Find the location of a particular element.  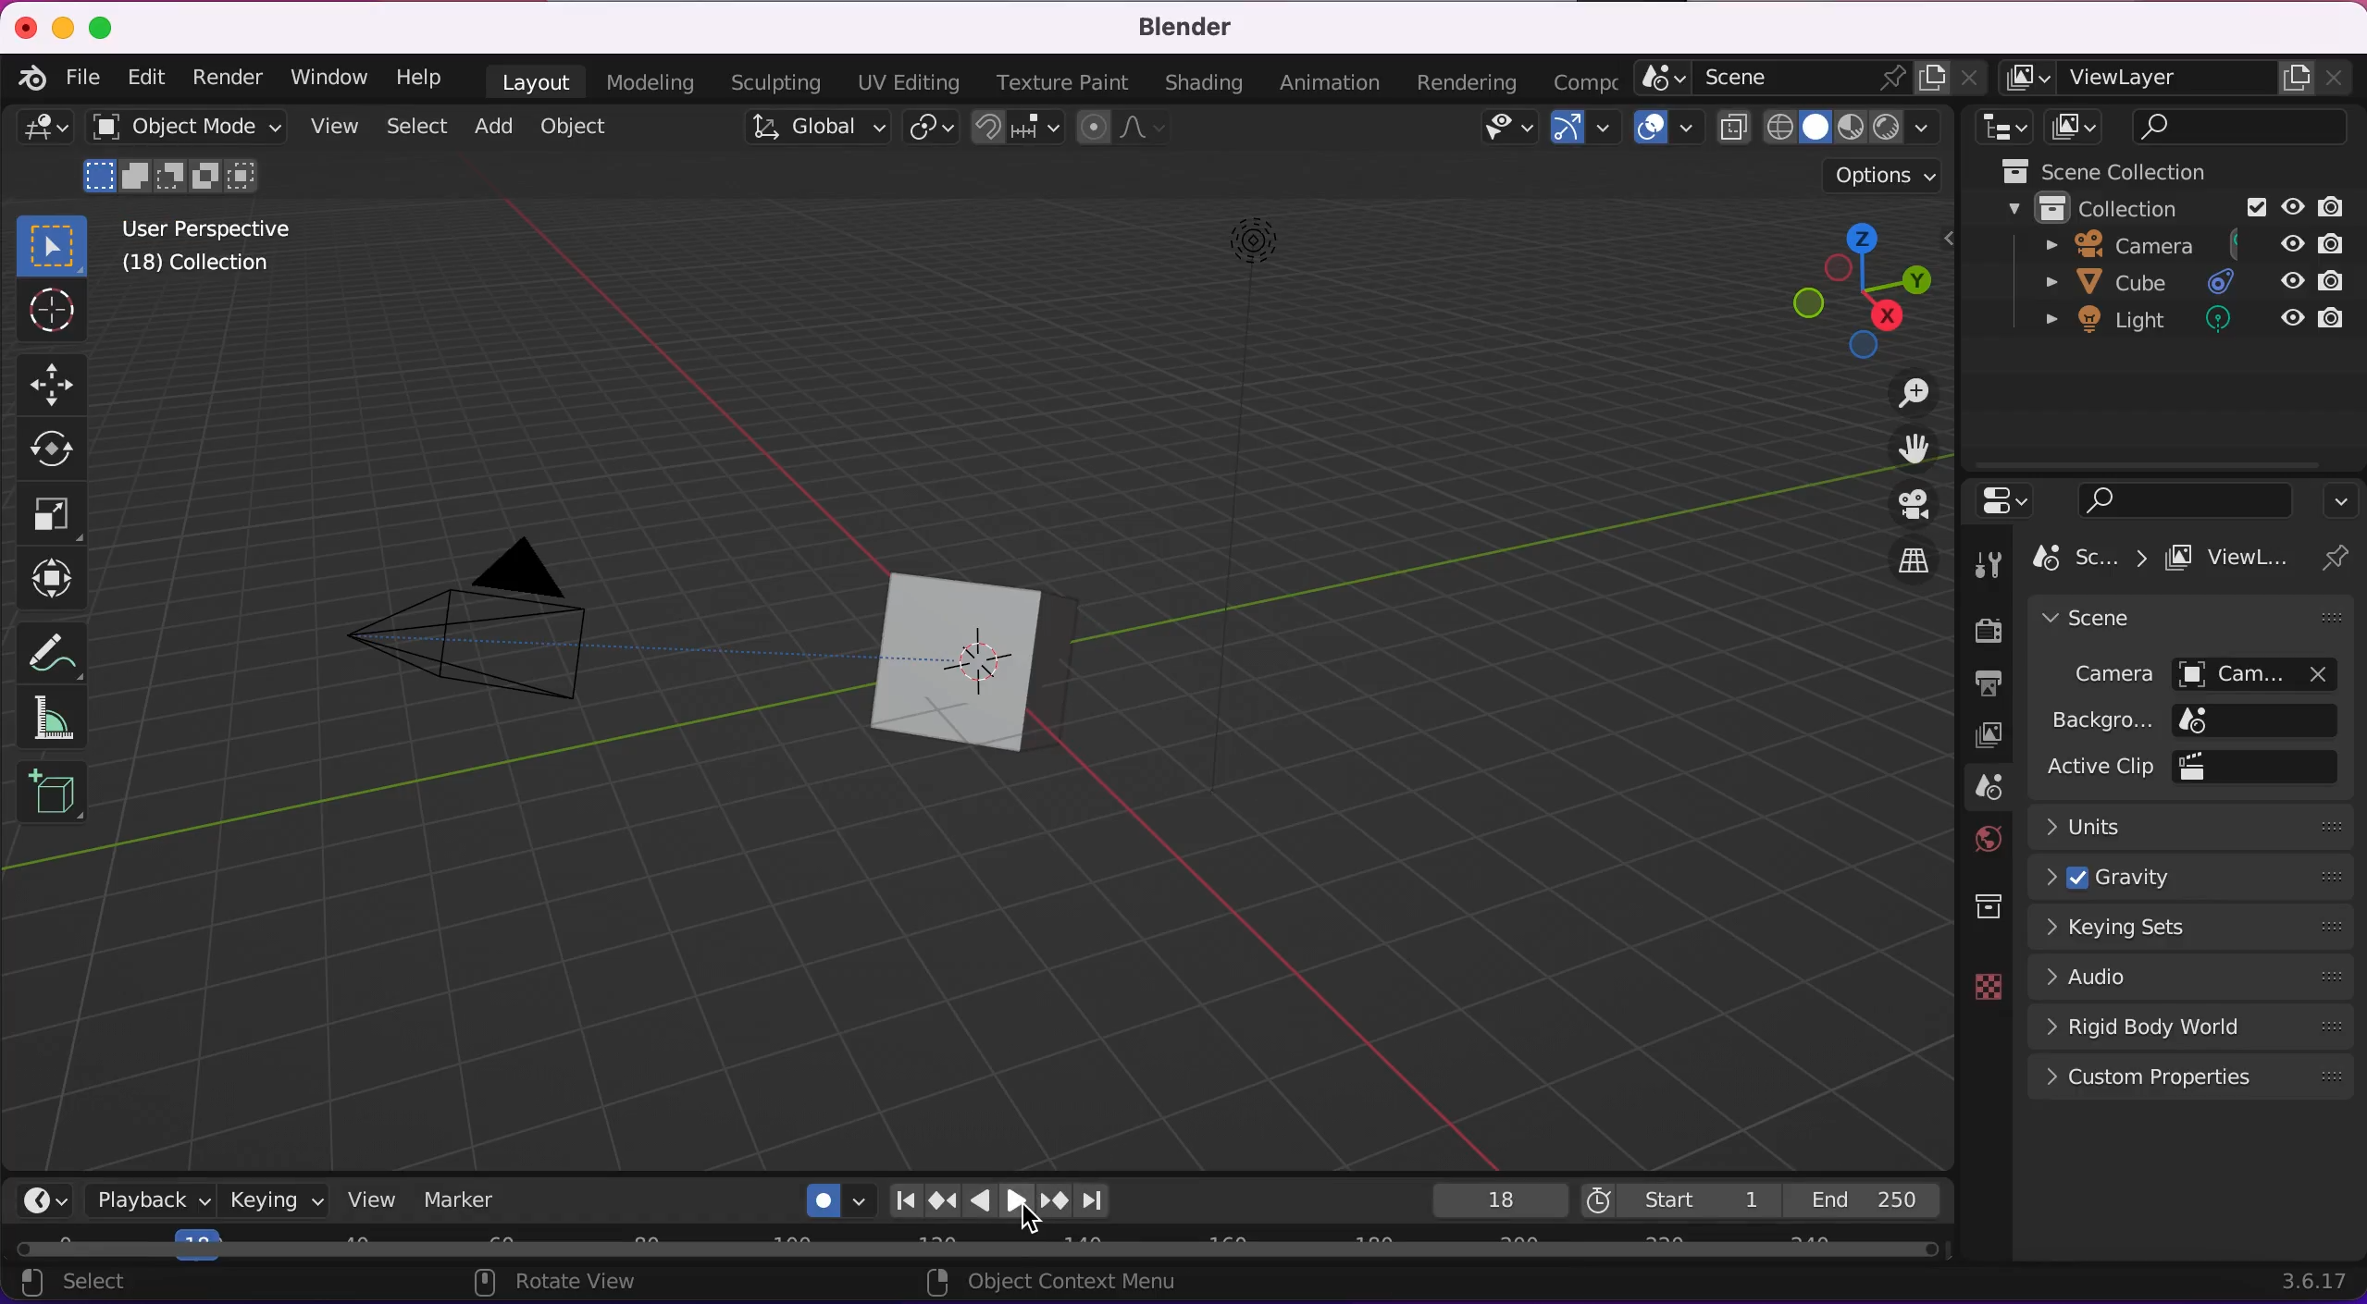

click, shortcut, drag is located at coordinates (1864, 290).